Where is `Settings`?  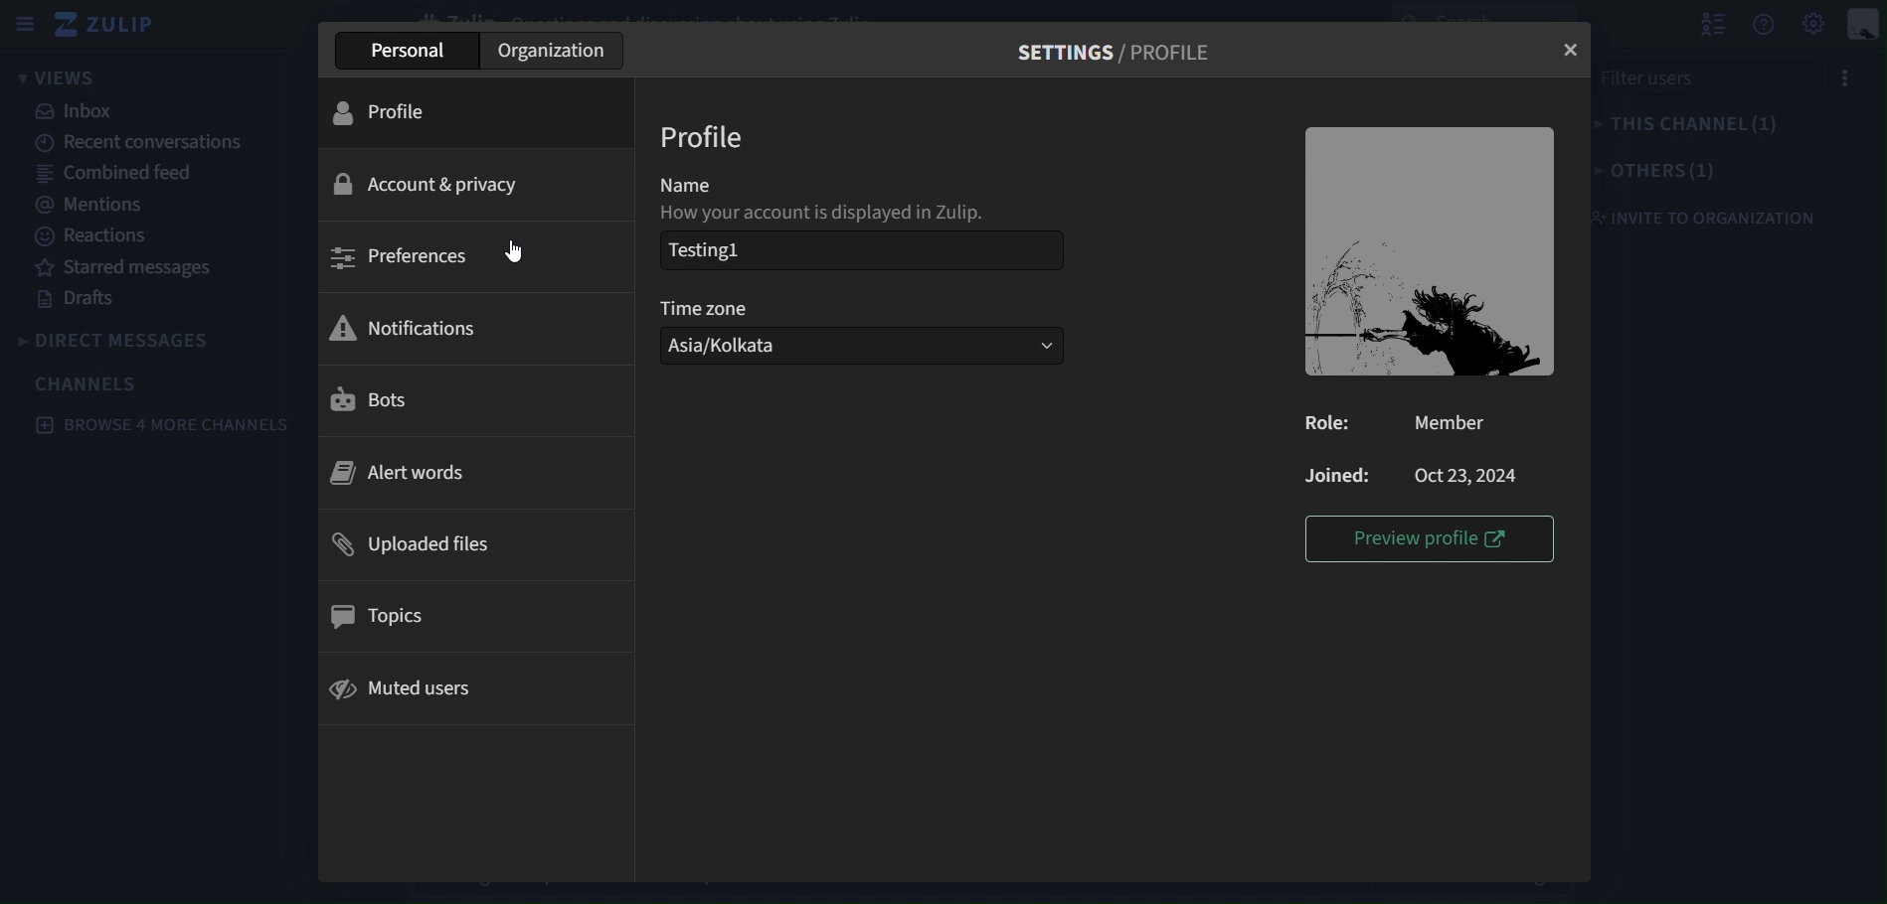 Settings is located at coordinates (1815, 24).